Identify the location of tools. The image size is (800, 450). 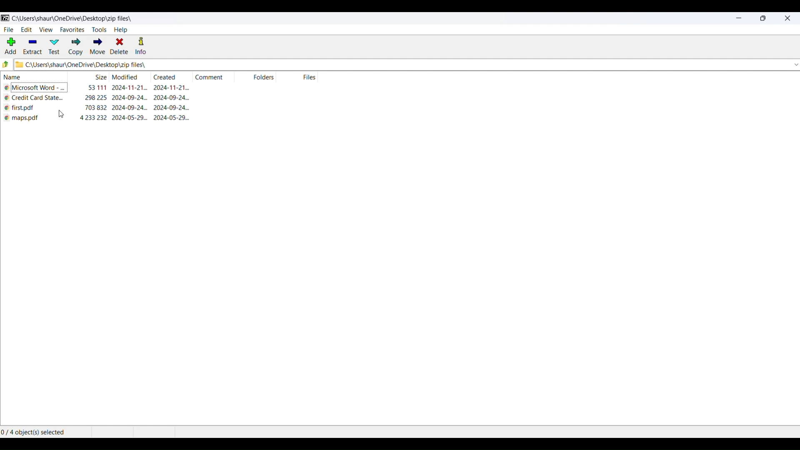
(99, 30).